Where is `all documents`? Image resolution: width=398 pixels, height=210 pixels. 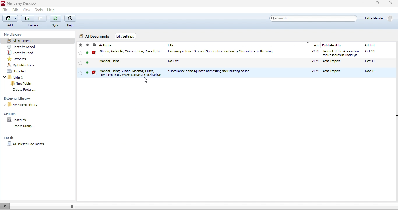
all documents is located at coordinates (95, 36).